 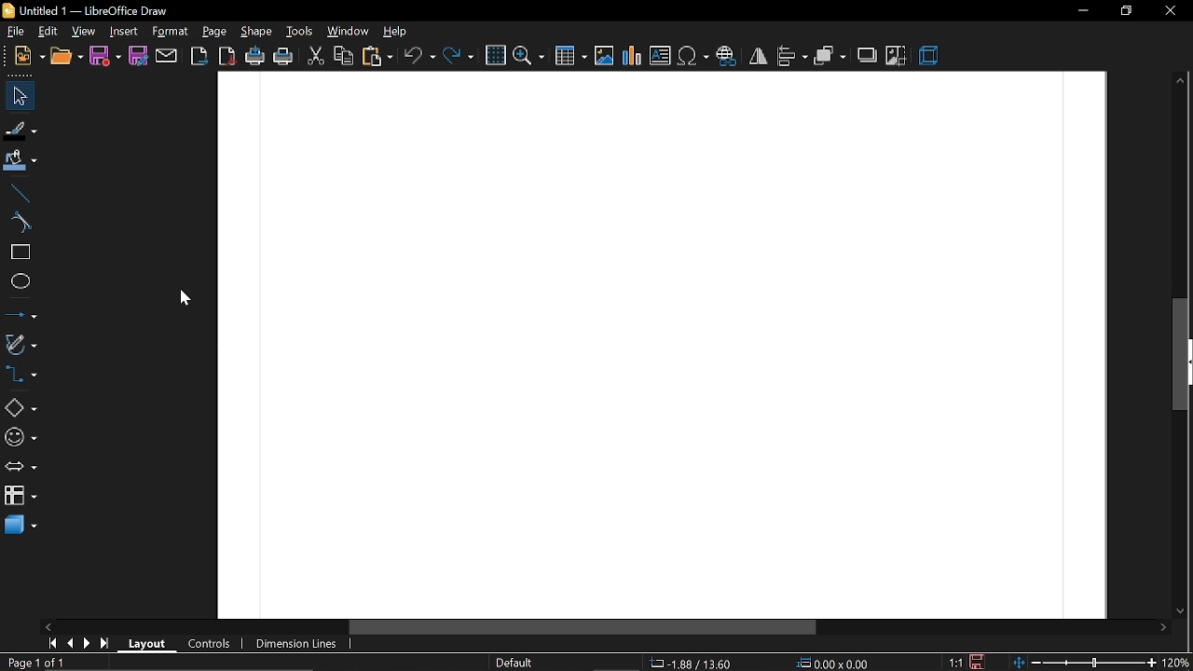 I want to click on undo, so click(x=418, y=57).